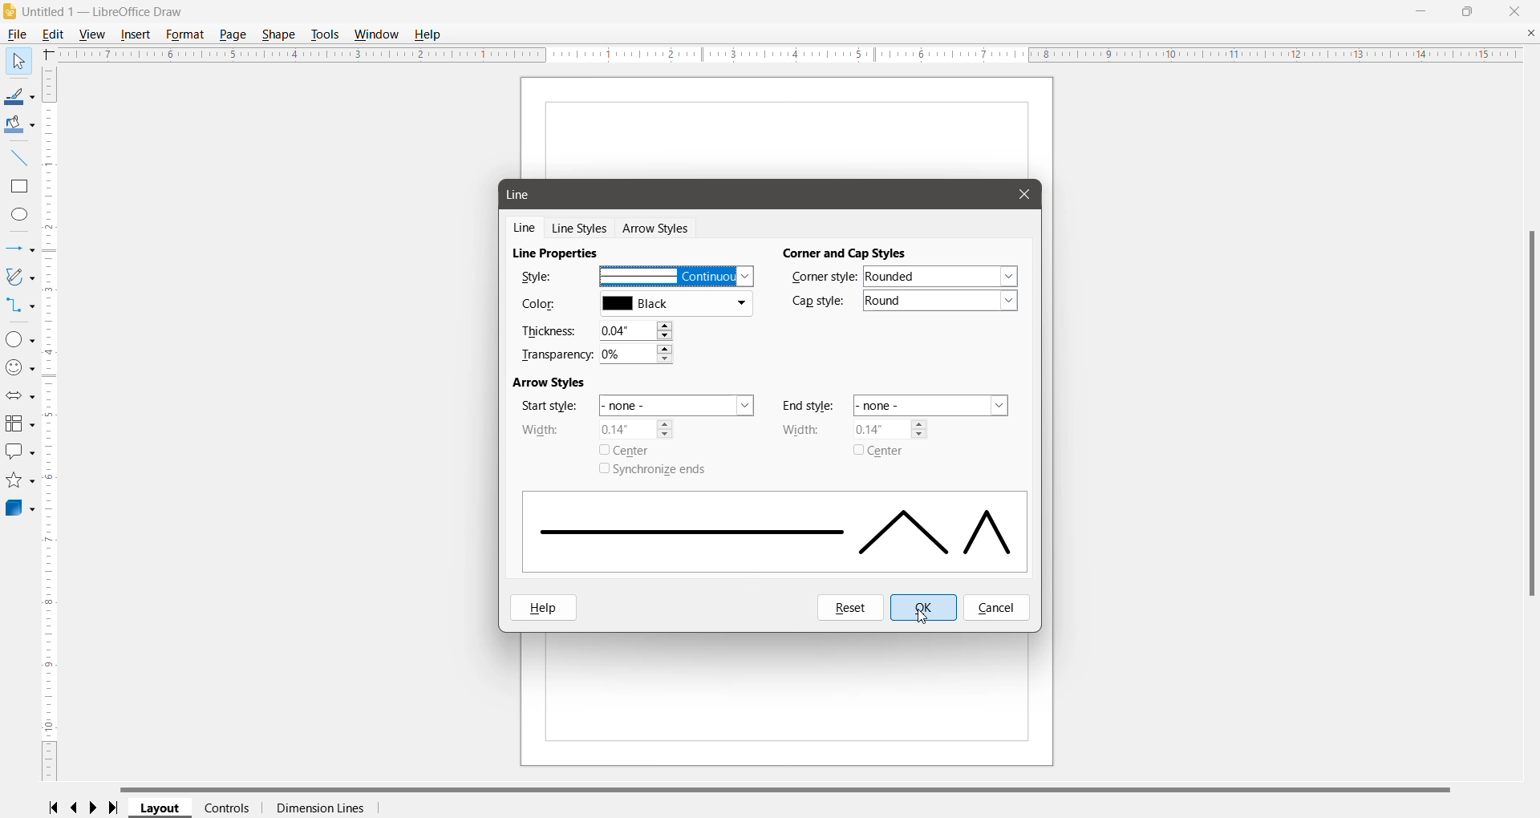 The width and height of the screenshot is (1540, 818). Describe the element at coordinates (546, 407) in the screenshot. I see `Star style` at that location.